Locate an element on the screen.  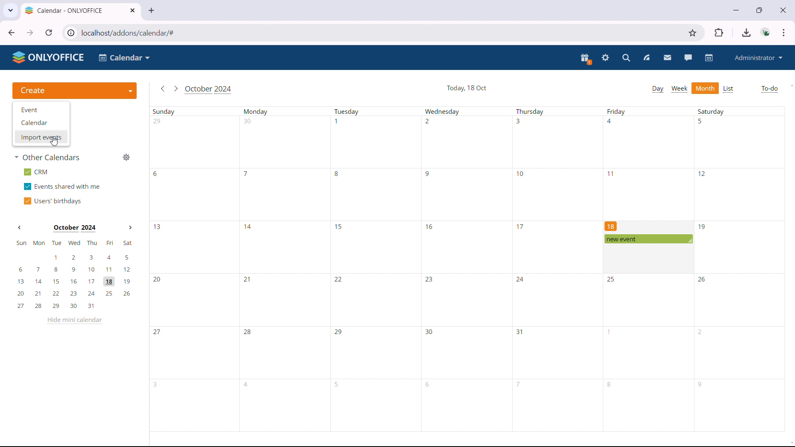
1 is located at coordinates (337, 121).